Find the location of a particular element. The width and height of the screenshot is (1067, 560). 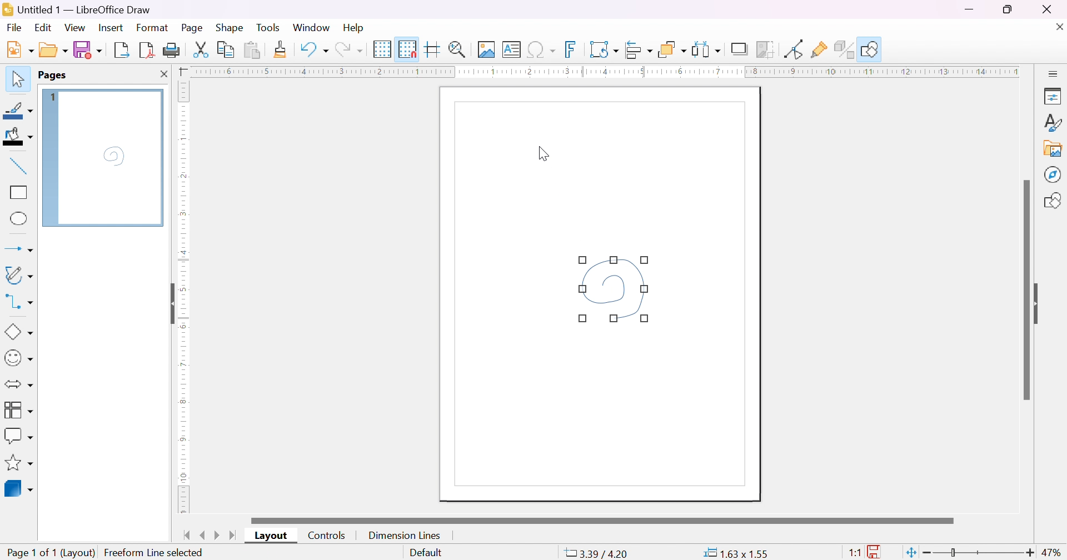

zoom & plan is located at coordinates (458, 49).